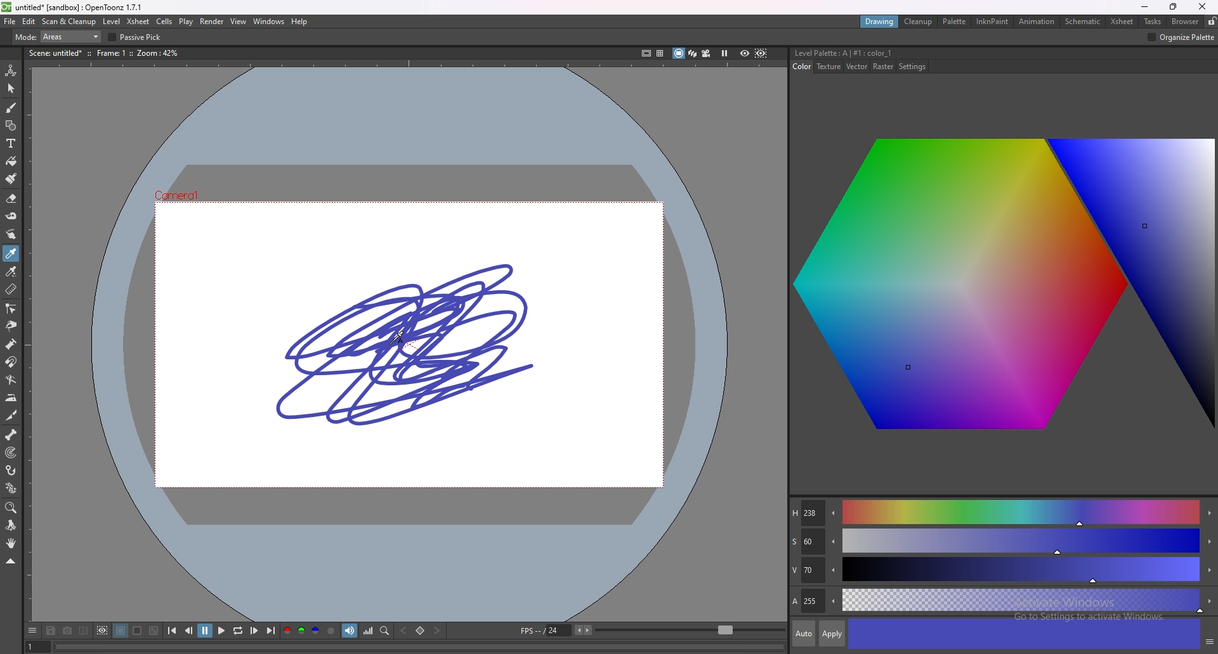 The height and width of the screenshot is (654, 1218). Describe the element at coordinates (993, 36) in the screenshot. I see `join` at that location.